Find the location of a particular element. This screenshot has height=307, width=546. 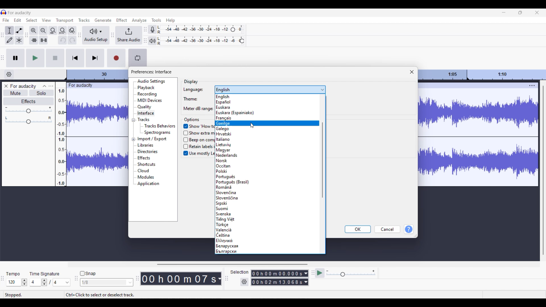

Redo is located at coordinates (73, 40).